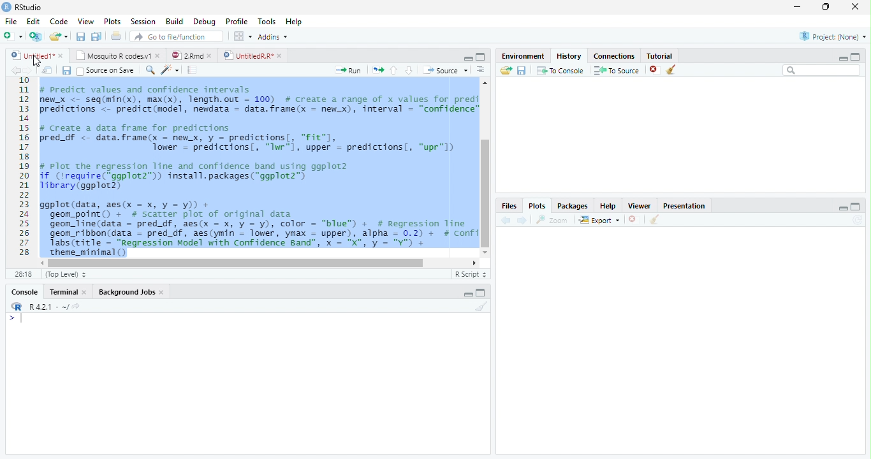 The height and width of the screenshot is (459, 871). Describe the element at coordinates (150, 71) in the screenshot. I see `Zoom` at that location.